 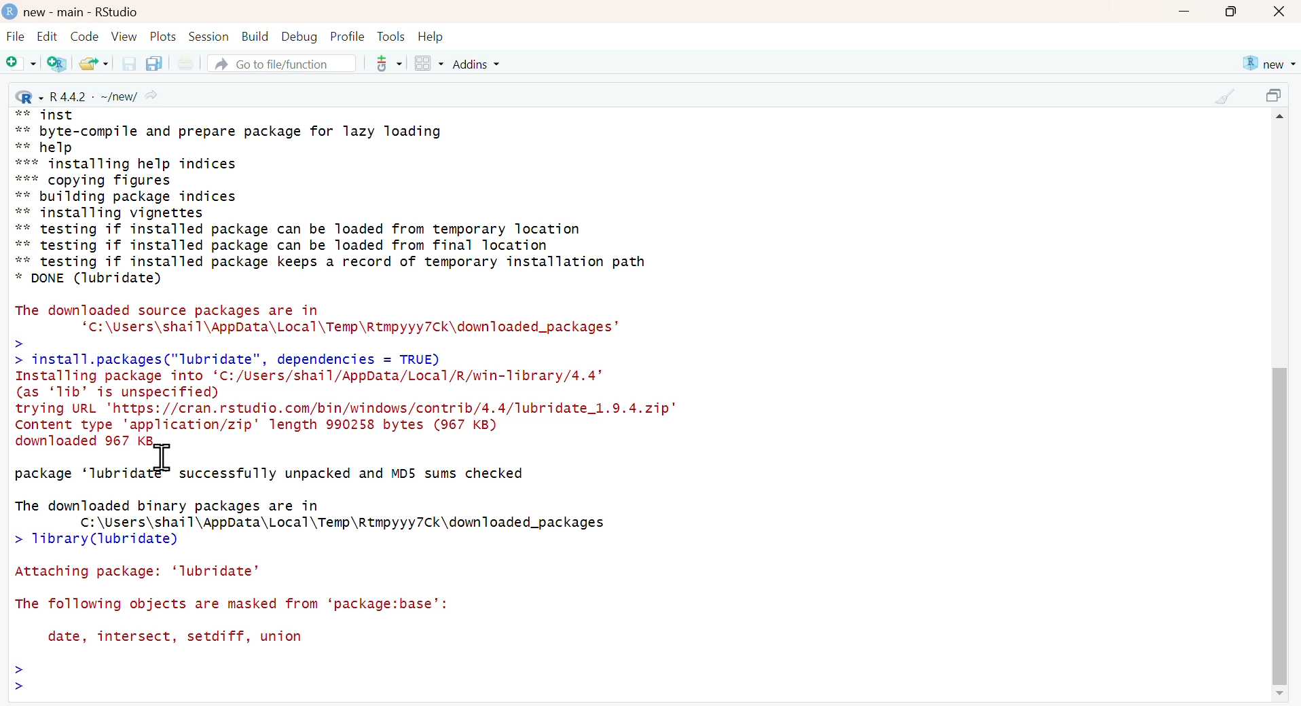 What do you see at coordinates (22, 64) in the screenshot?
I see `New file` at bounding box center [22, 64].